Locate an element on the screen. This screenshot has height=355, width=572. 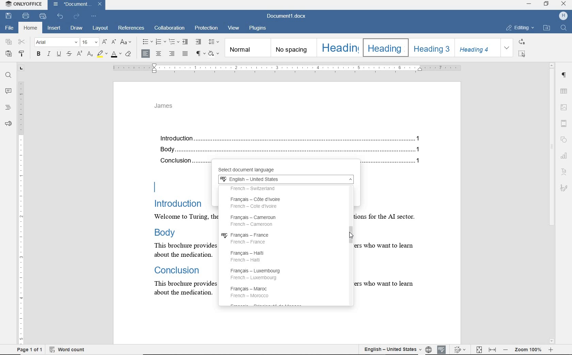
redo is located at coordinates (77, 16).